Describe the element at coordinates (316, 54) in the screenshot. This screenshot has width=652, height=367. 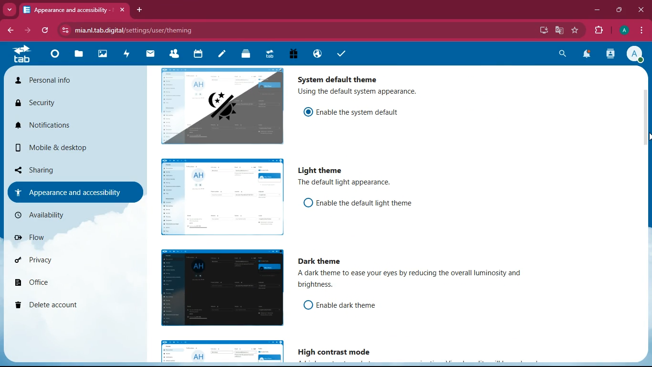
I see `public` at that location.